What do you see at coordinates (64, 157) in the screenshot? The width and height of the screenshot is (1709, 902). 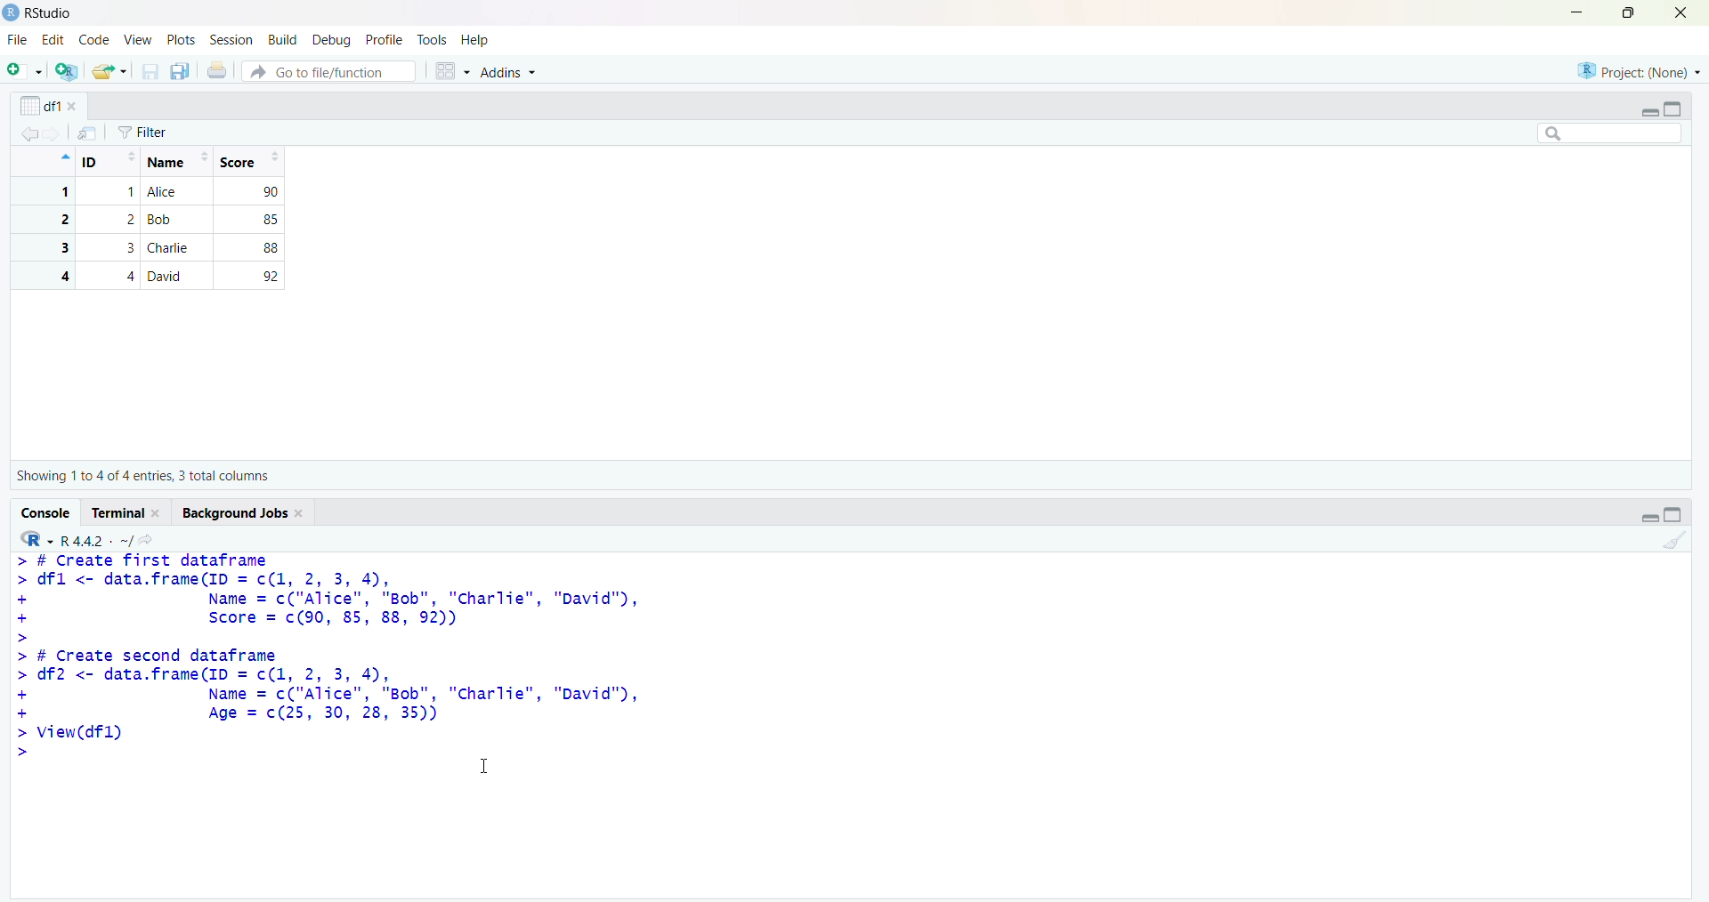 I see `icon` at bounding box center [64, 157].